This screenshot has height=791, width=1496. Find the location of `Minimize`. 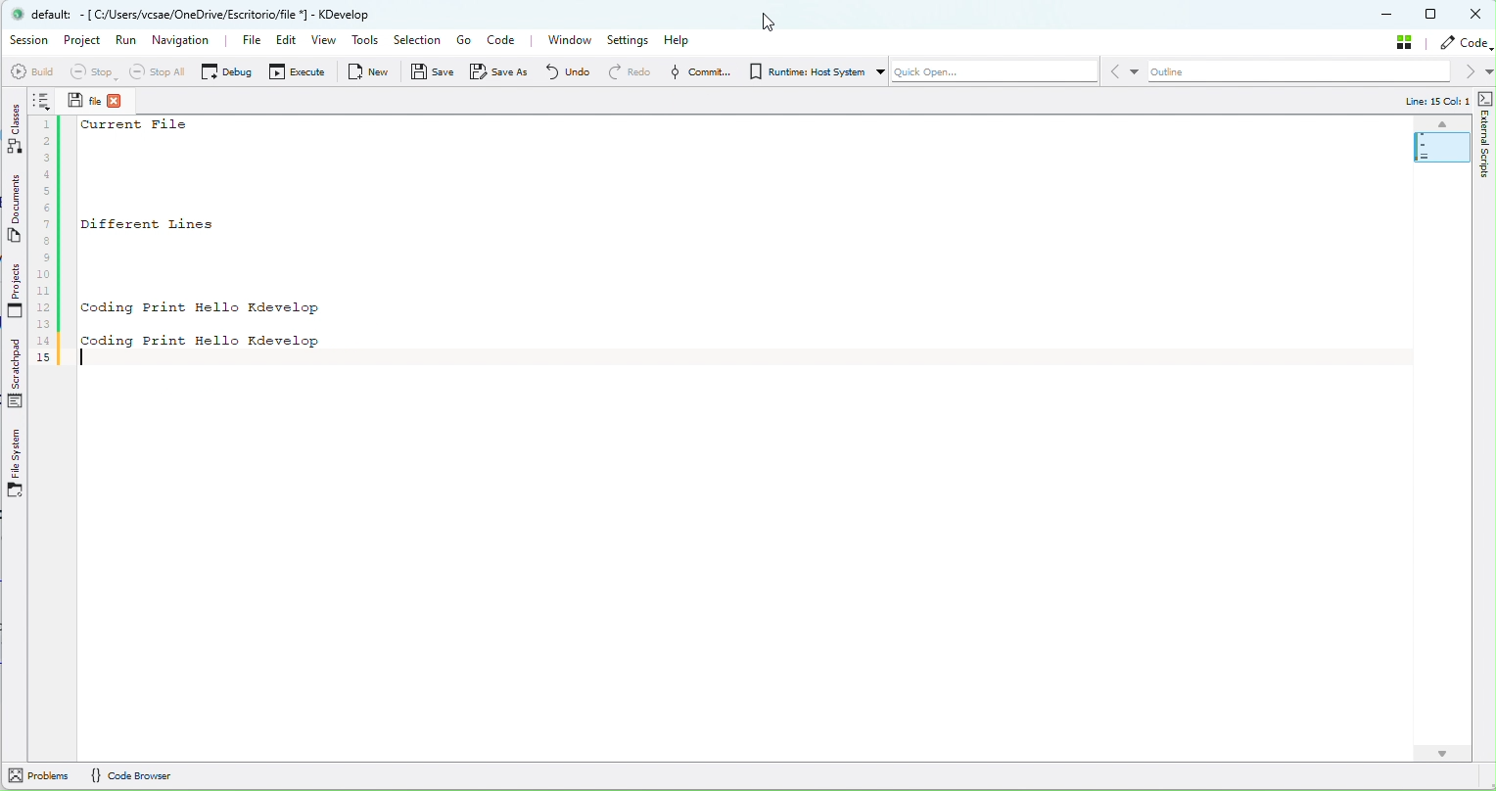

Minimize is located at coordinates (1388, 16).